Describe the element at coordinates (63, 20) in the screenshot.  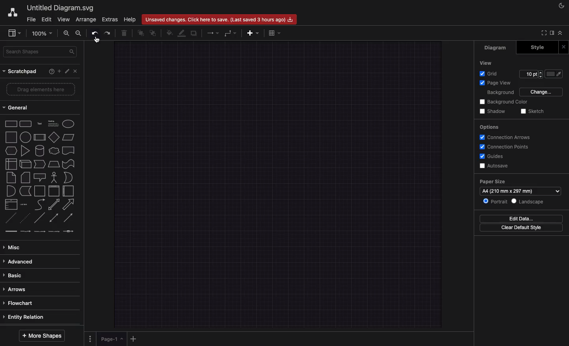
I see `View` at that location.